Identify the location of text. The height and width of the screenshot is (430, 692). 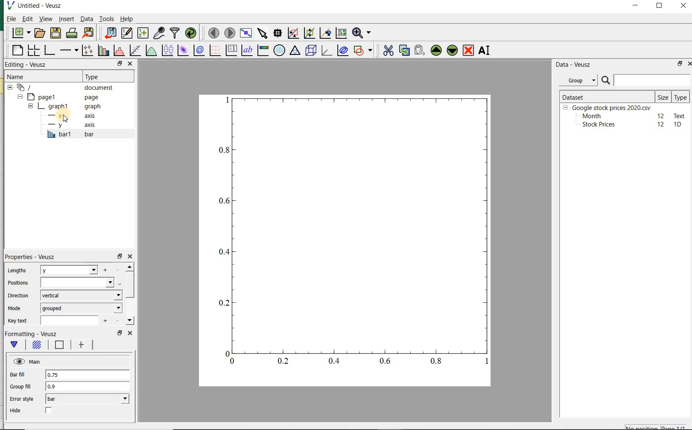
(678, 115).